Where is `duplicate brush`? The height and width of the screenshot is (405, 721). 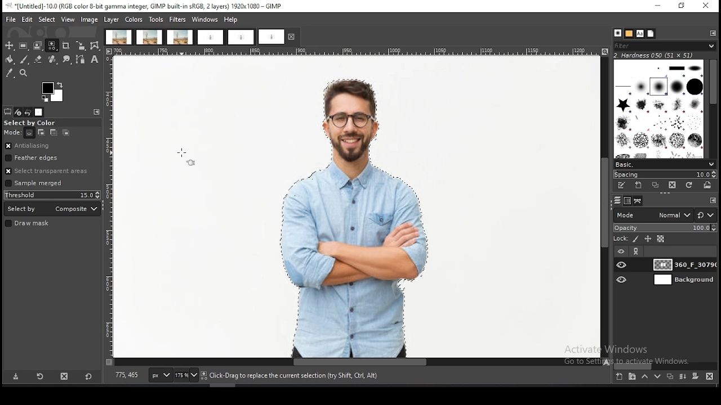
duplicate brush is located at coordinates (656, 186).